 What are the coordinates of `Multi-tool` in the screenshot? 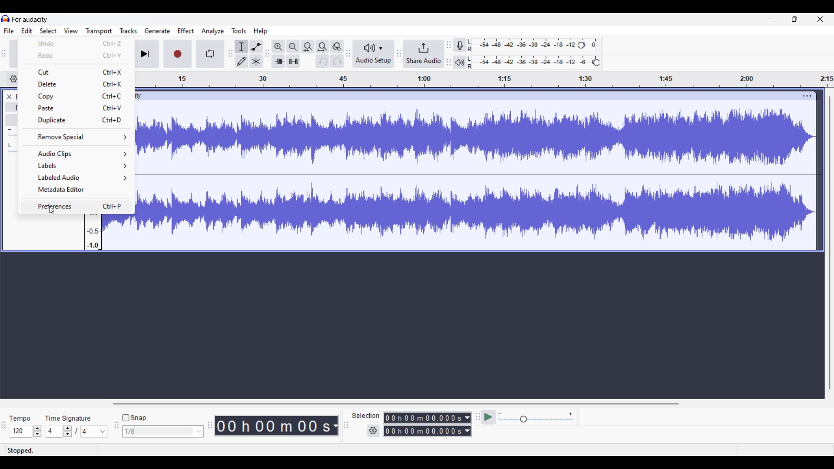 It's located at (256, 61).